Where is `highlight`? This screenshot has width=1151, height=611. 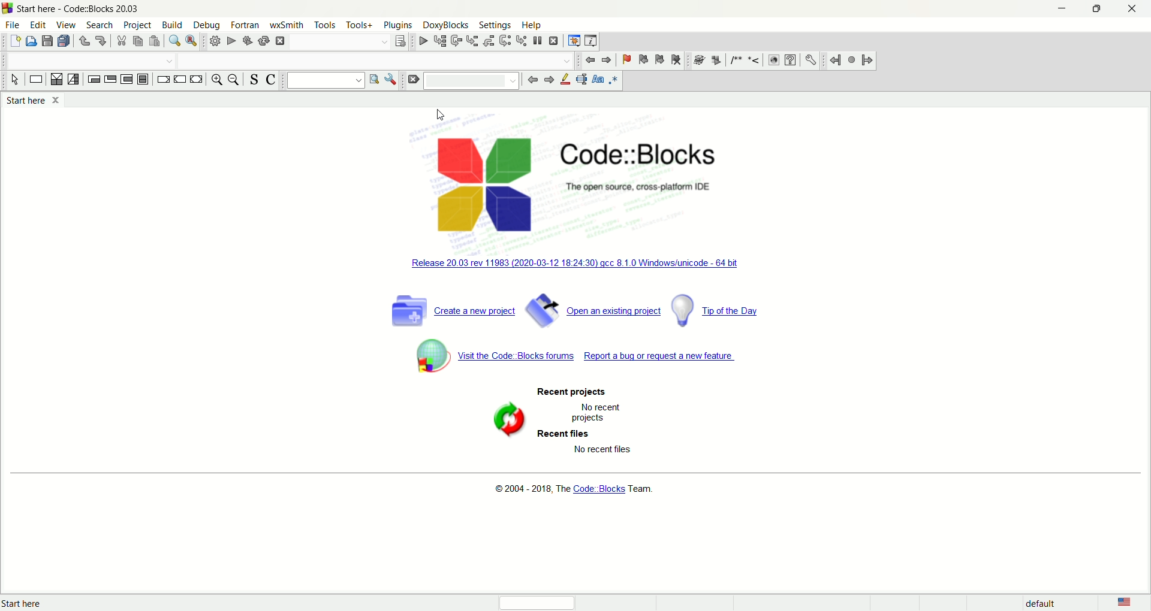 highlight is located at coordinates (564, 80).